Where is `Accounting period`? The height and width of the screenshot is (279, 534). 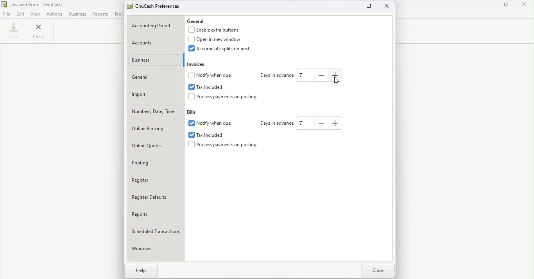 Accounting period is located at coordinates (156, 26).